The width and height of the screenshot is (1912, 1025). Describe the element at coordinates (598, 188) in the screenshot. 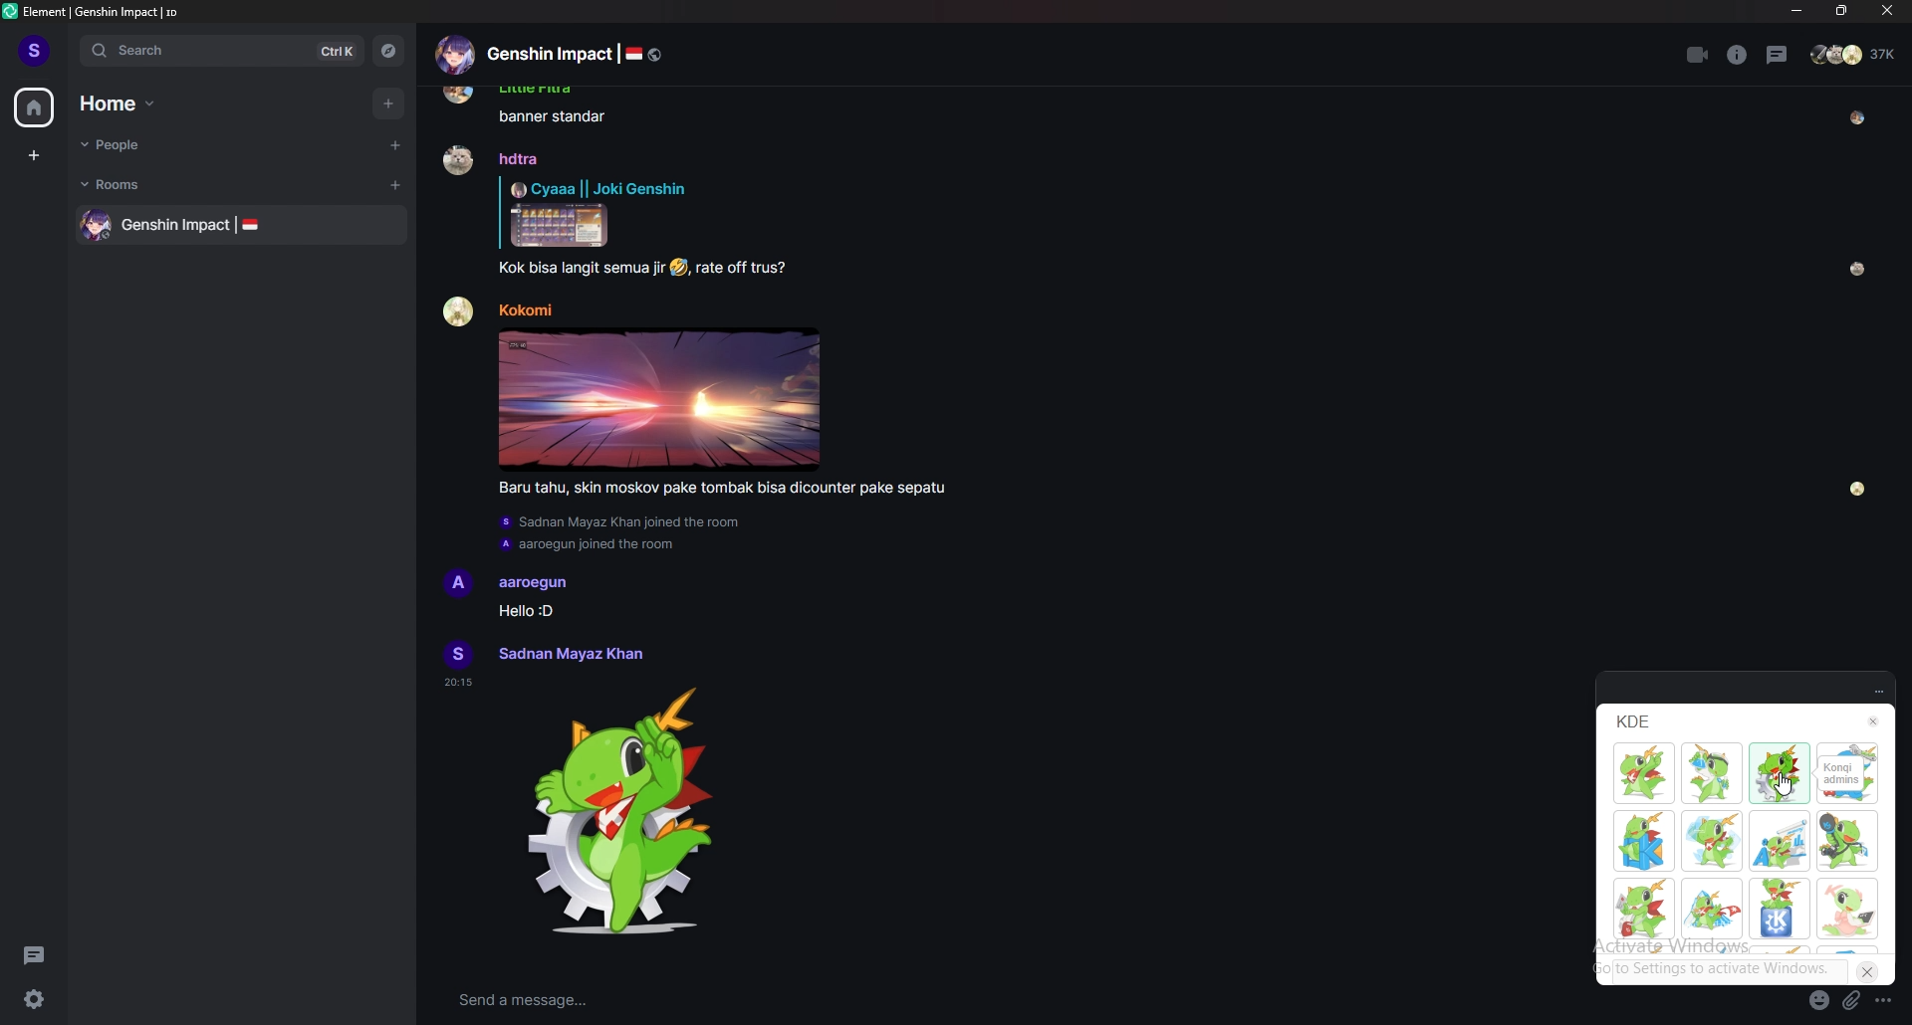

I see `Cyaaa || Joki Genshin` at that location.